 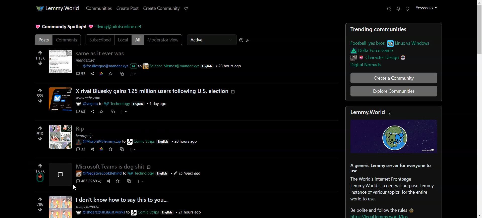 What do you see at coordinates (64, 174) in the screenshot?
I see `image` at bounding box center [64, 174].